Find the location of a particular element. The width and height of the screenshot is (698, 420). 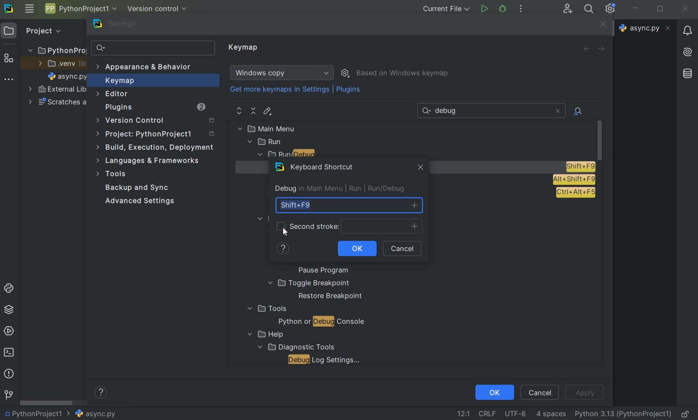

file name is located at coordinates (91, 414).